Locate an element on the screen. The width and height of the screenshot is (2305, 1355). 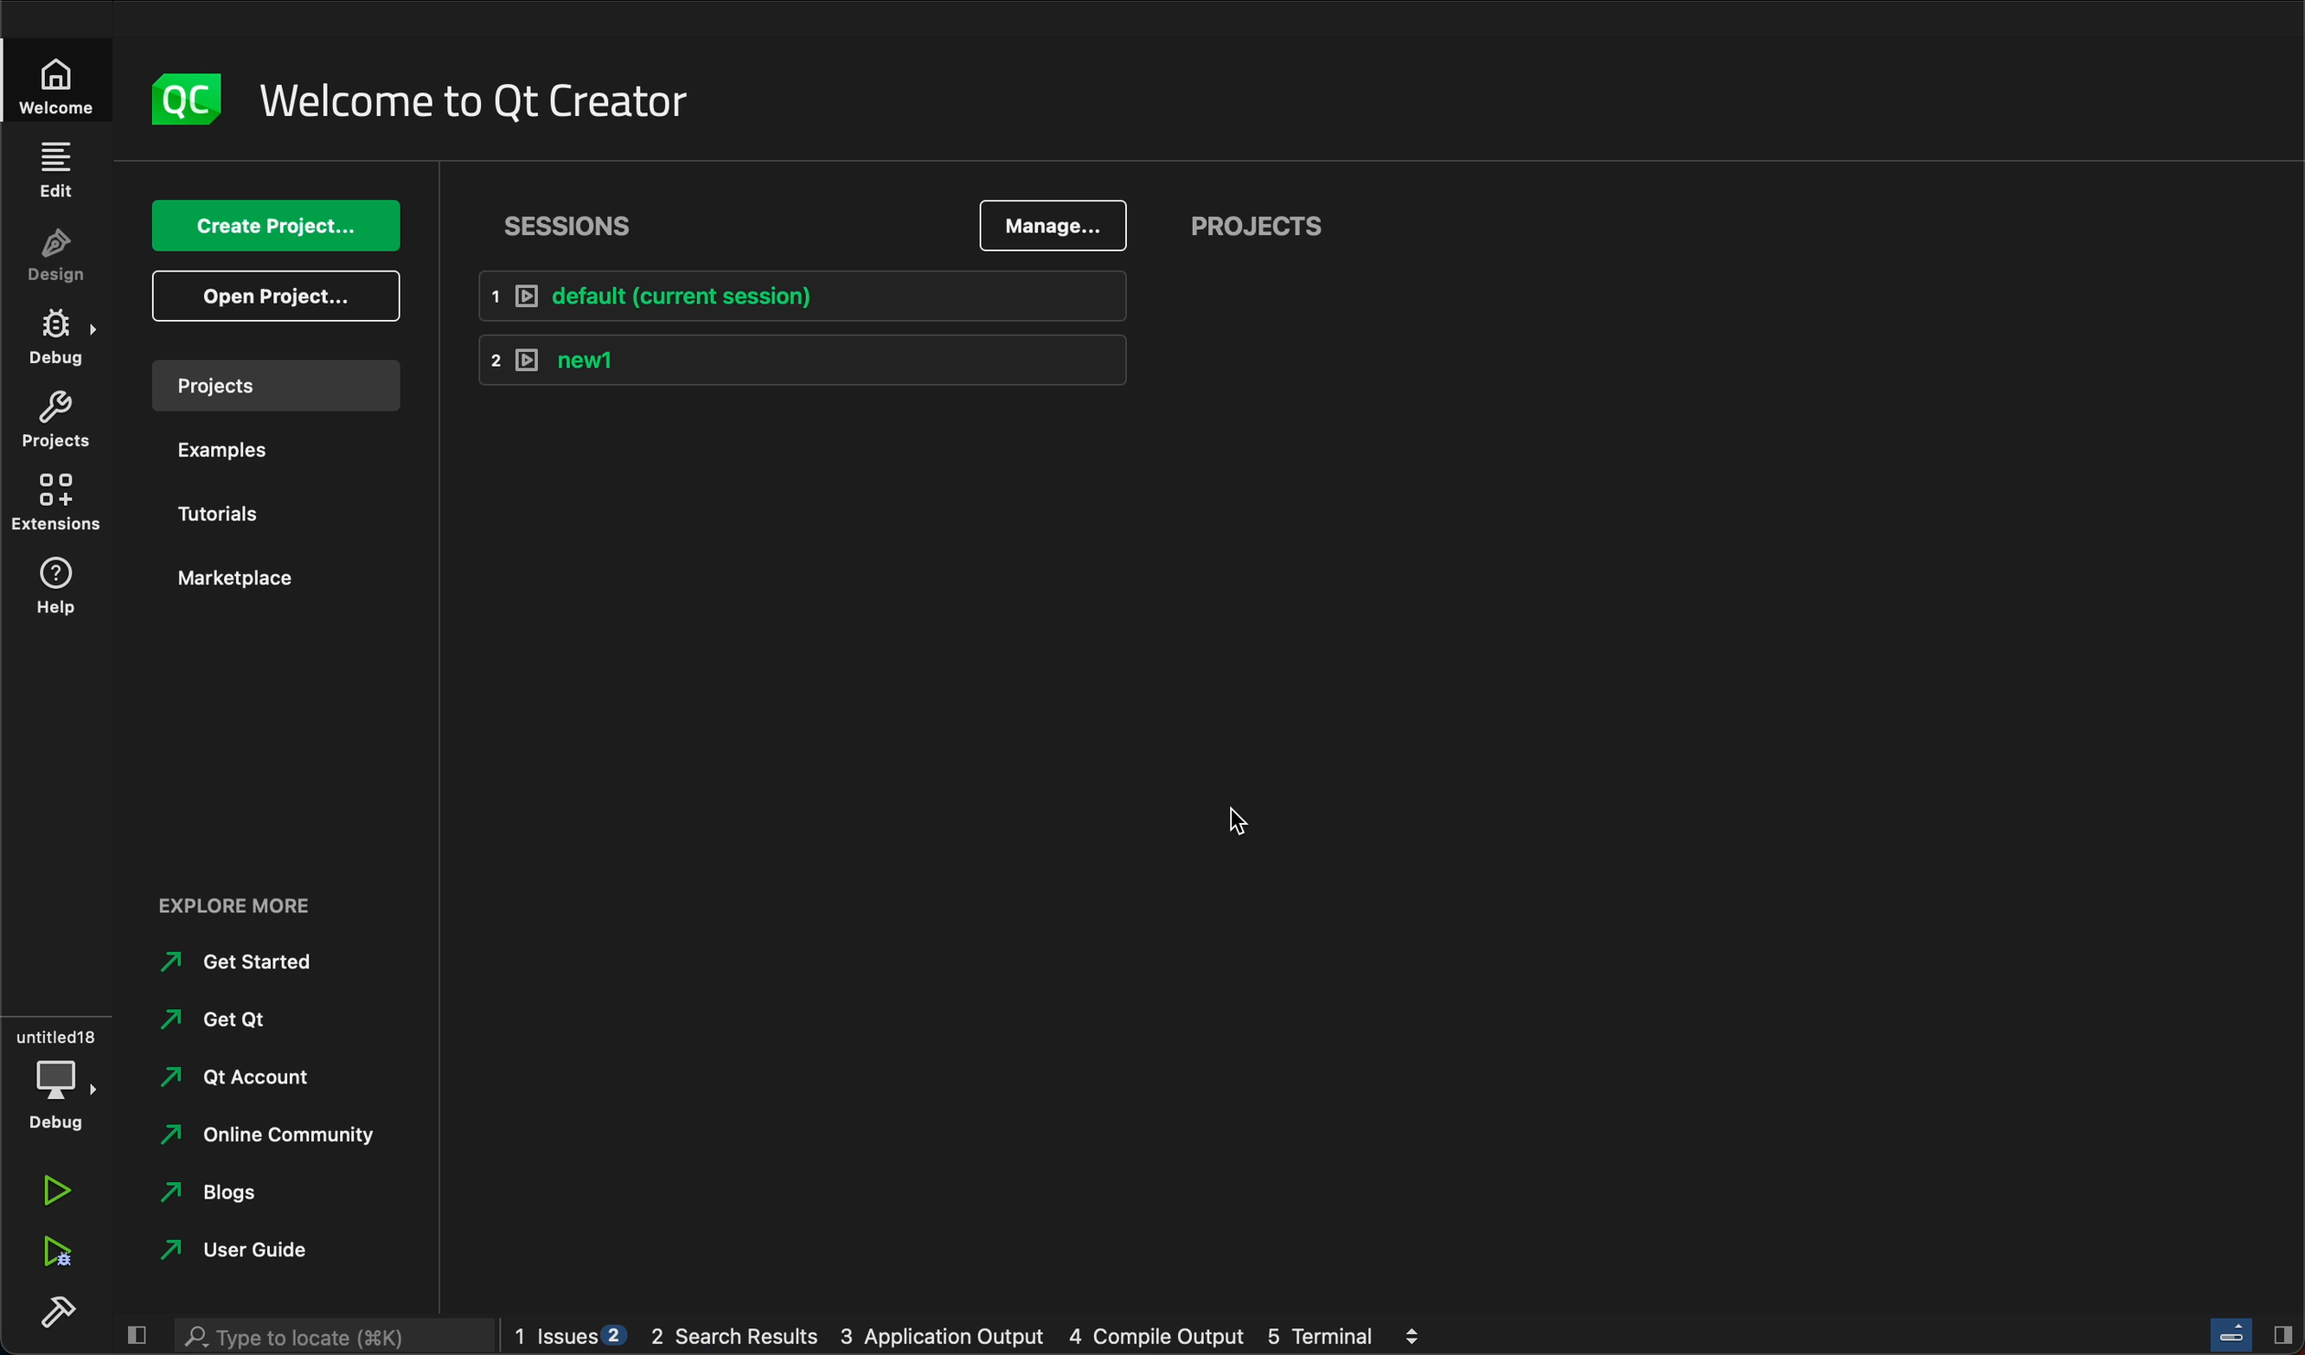
community is located at coordinates (267, 1136).